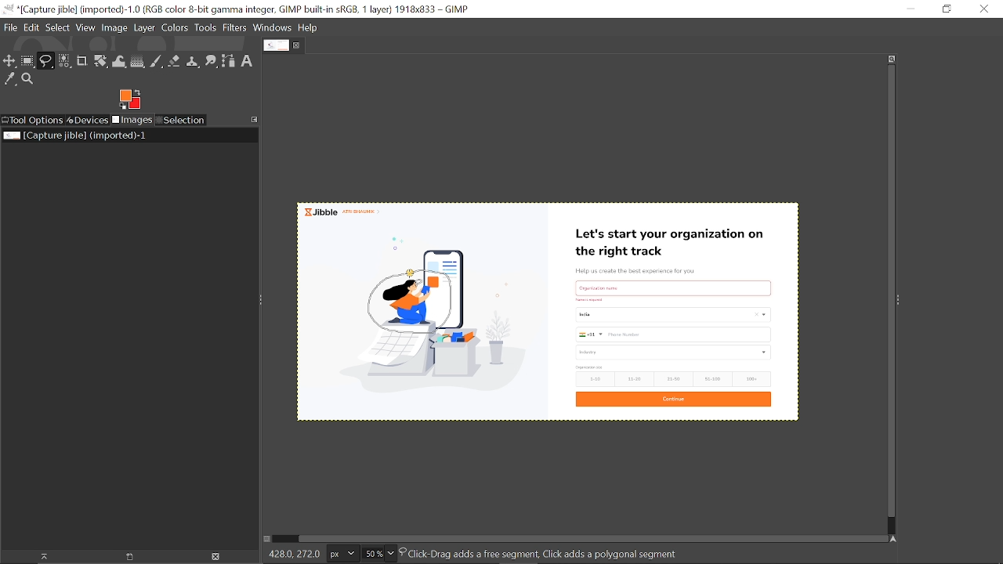 This screenshot has width=1003, height=564. What do you see at coordinates (174, 29) in the screenshot?
I see `Colors` at bounding box center [174, 29].